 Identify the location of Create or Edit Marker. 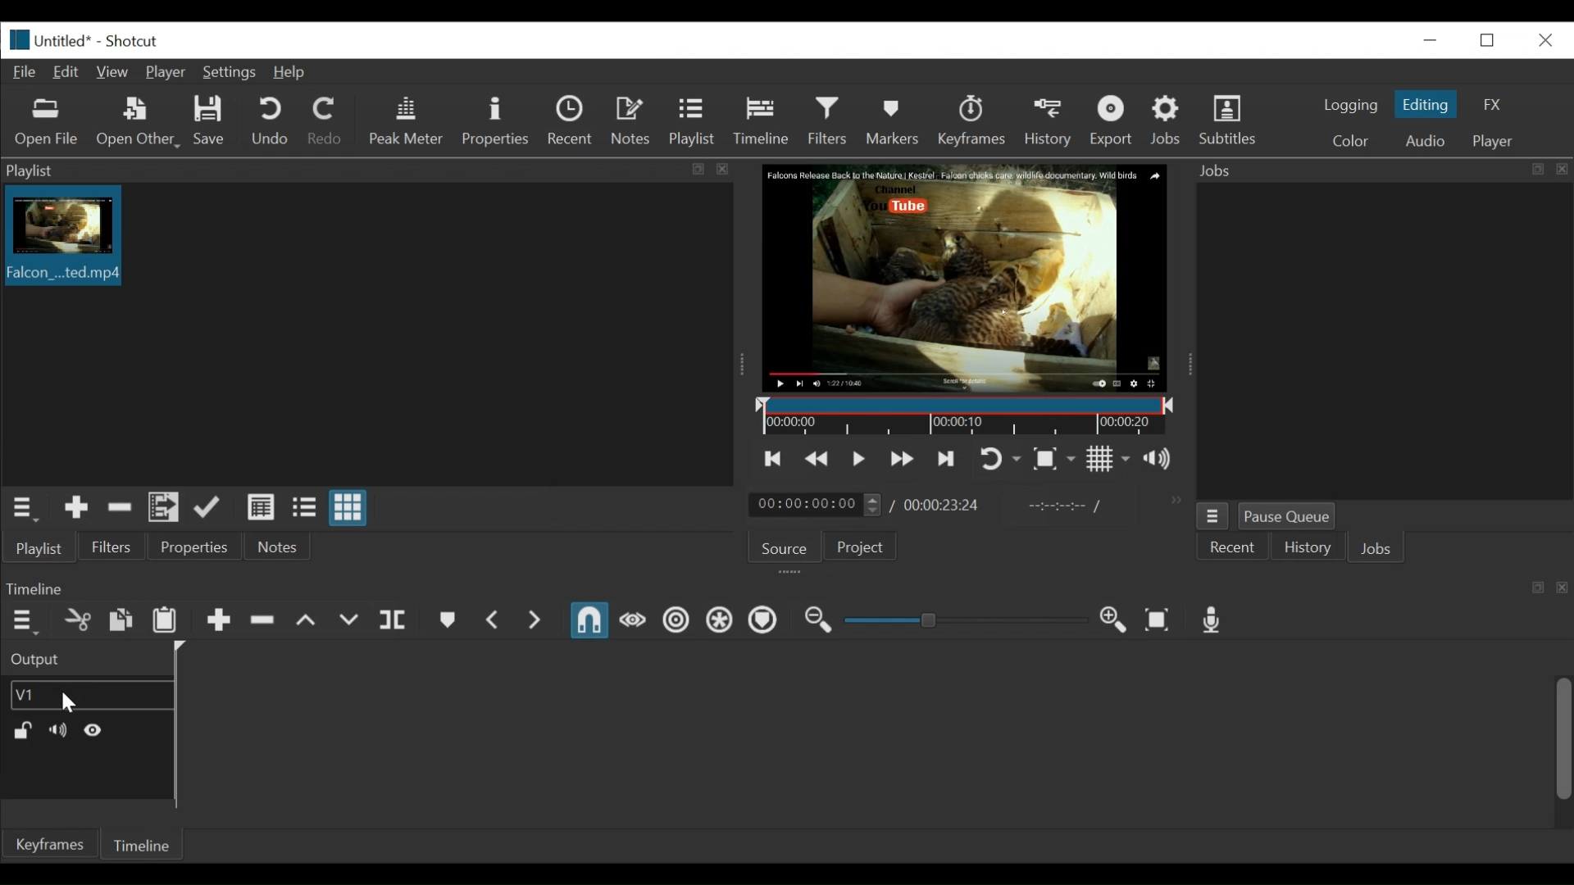
(446, 620).